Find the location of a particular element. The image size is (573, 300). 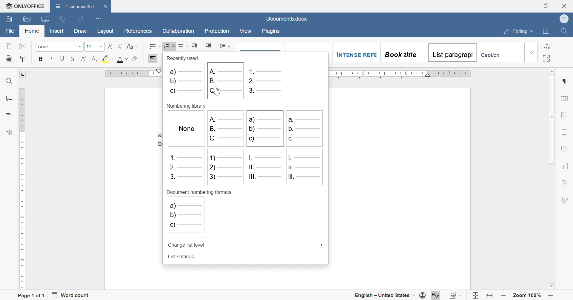

onlyoffice is located at coordinates (25, 7).